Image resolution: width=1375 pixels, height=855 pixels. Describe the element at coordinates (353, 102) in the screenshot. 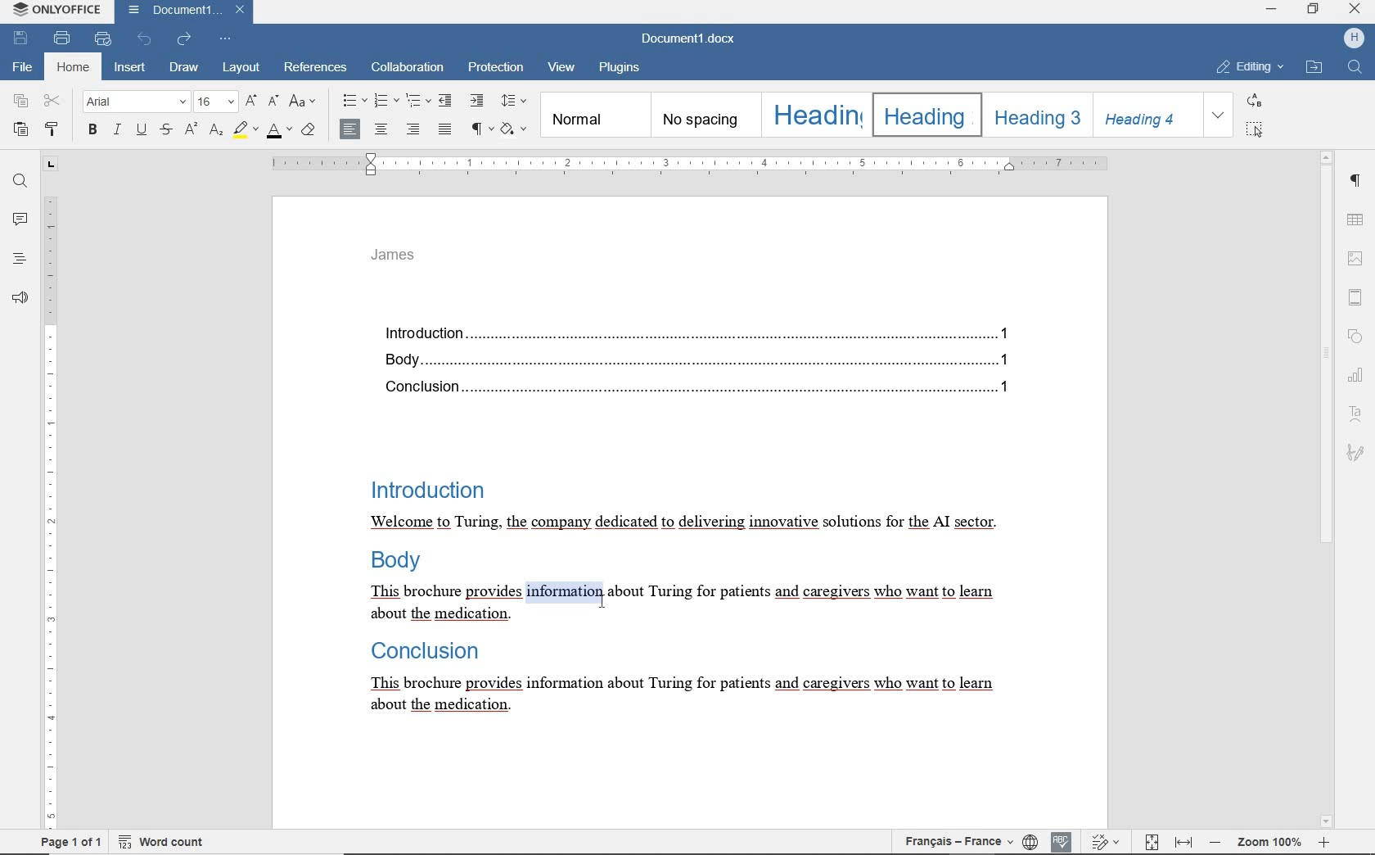

I see `BULLETS` at that location.